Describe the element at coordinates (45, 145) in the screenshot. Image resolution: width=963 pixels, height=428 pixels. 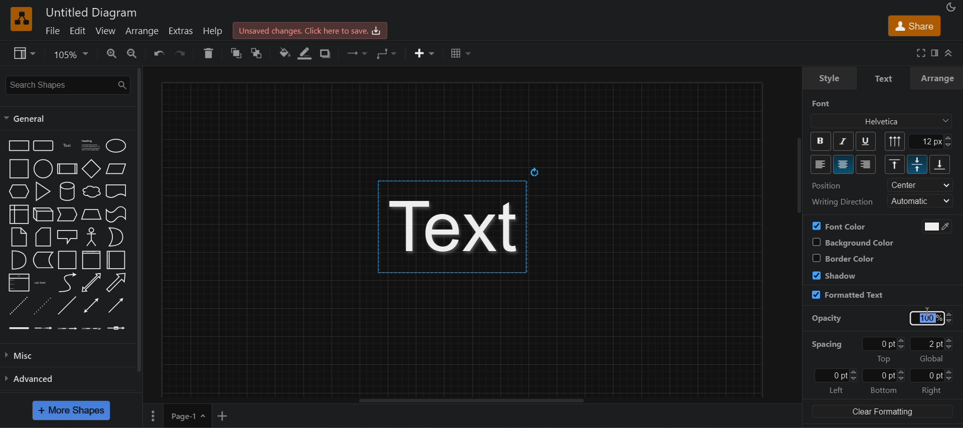
I see `rounded rectangle` at that location.